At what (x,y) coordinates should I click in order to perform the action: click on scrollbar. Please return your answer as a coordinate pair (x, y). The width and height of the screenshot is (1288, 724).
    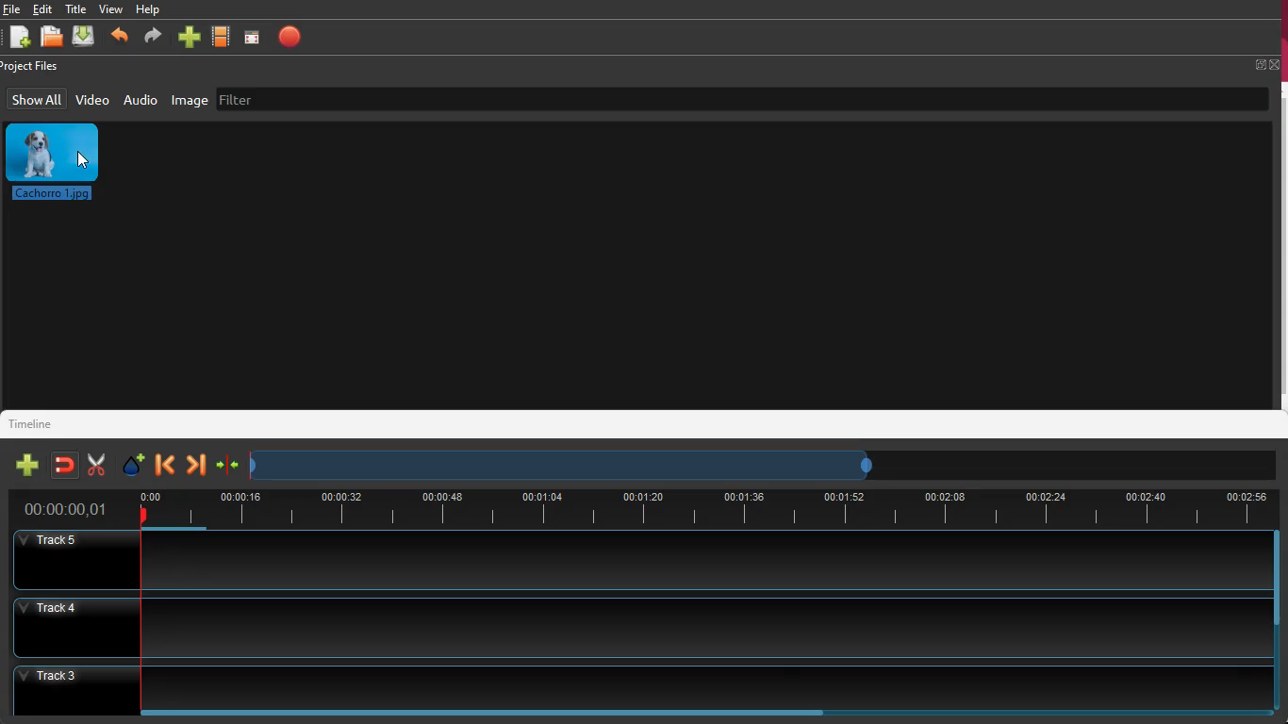
    Looking at the image, I should click on (1271, 622).